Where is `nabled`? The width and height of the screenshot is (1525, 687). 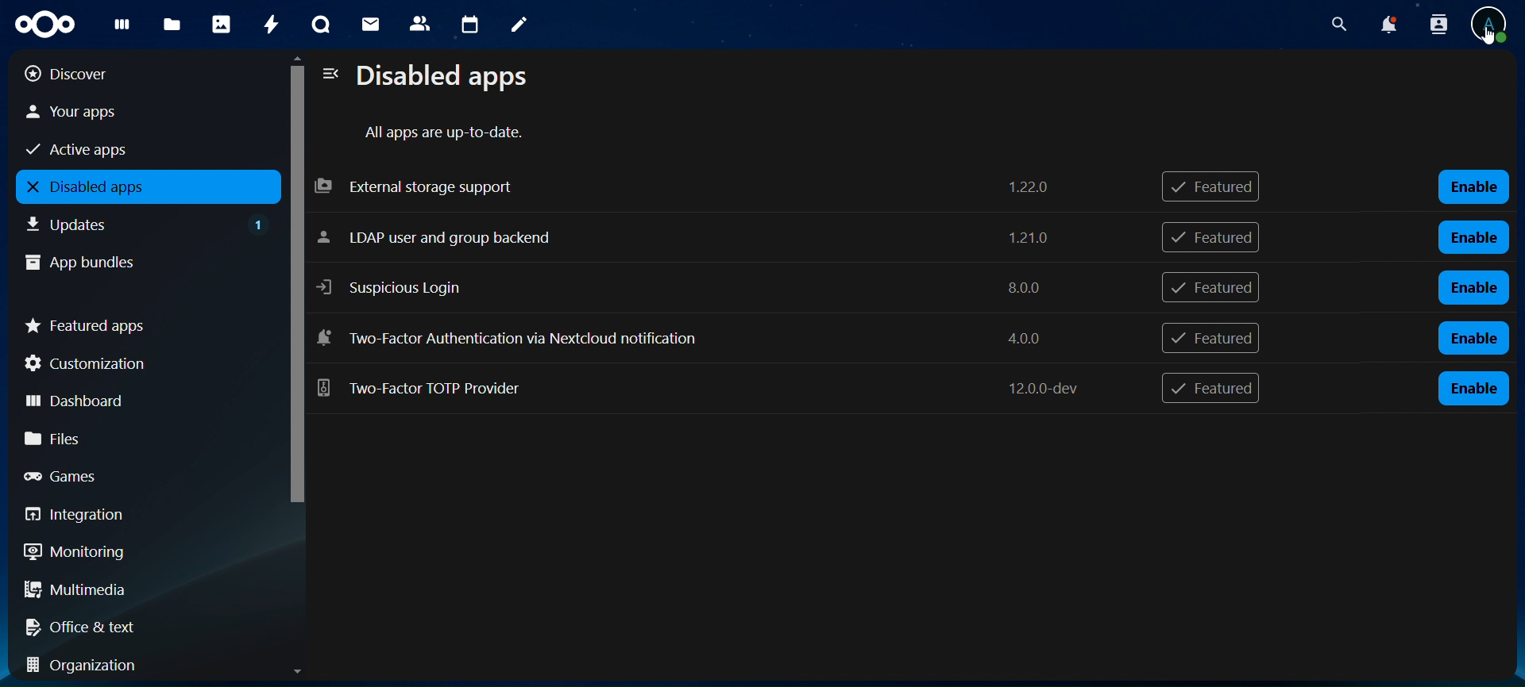
nabled is located at coordinates (1477, 187).